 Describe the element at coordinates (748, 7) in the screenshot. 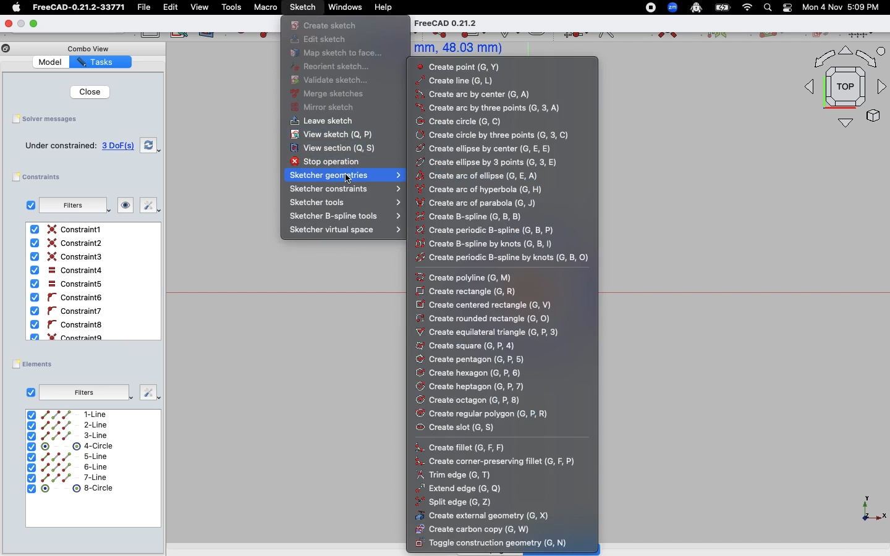

I see `Network` at that location.